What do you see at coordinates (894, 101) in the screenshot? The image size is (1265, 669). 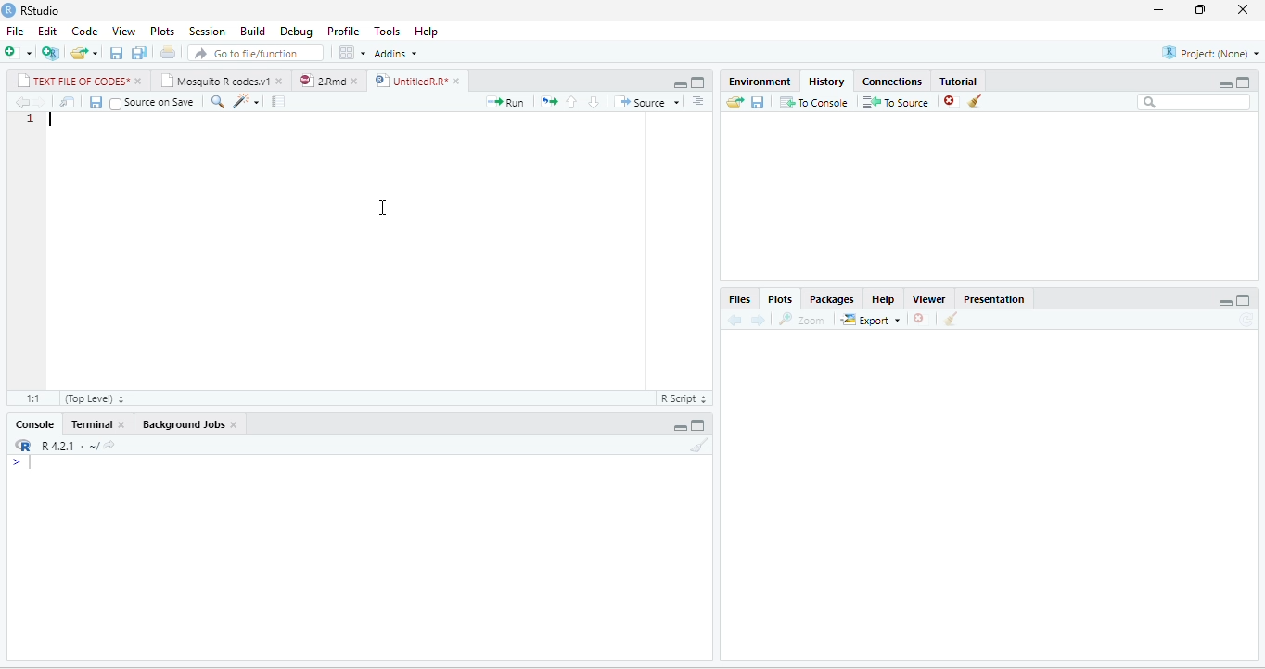 I see `To source` at bounding box center [894, 101].